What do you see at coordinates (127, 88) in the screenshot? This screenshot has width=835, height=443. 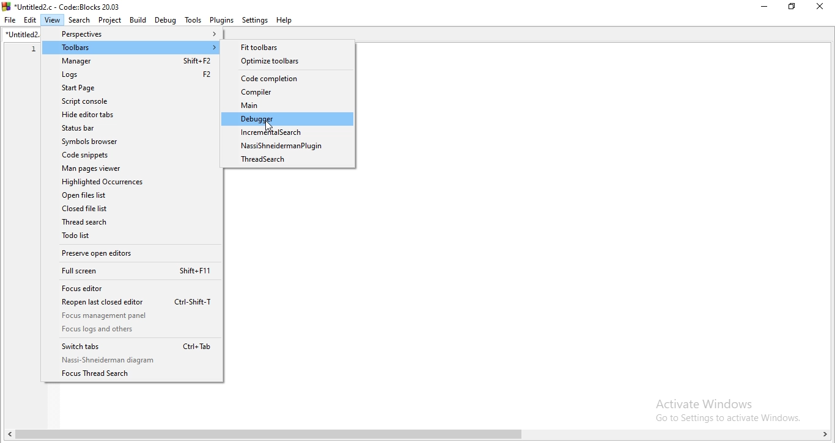 I see `Start Page` at bounding box center [127, 88].